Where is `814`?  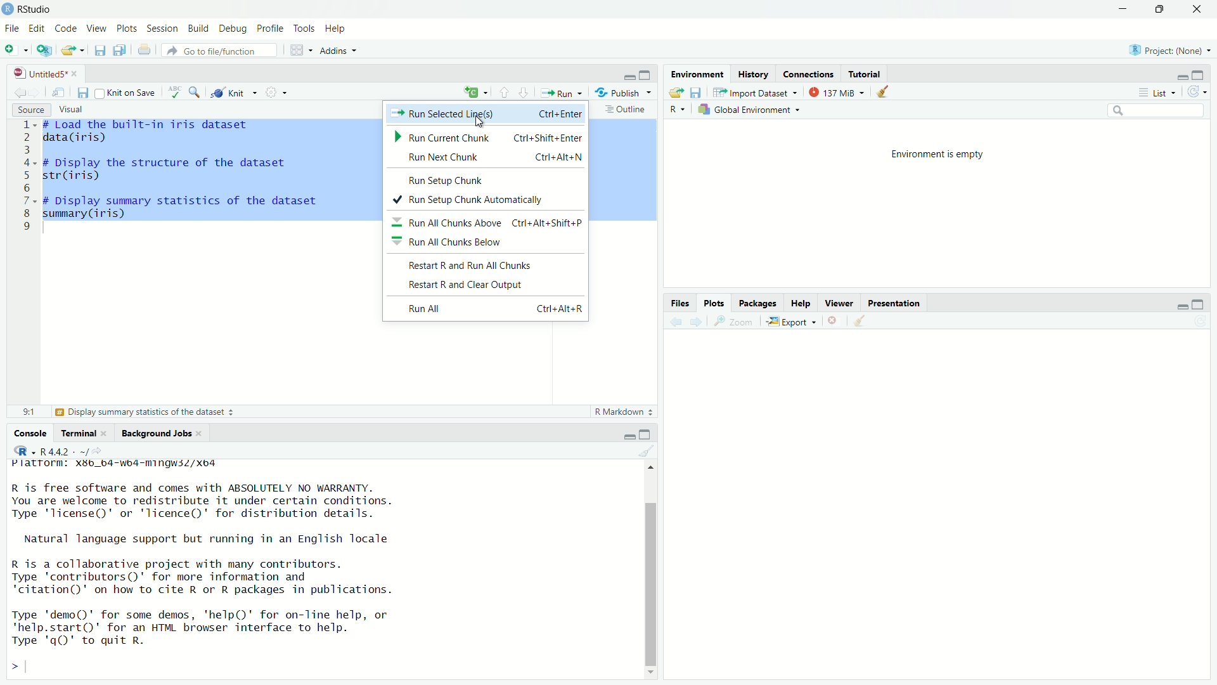 814 is located at coordinates (30, 412).